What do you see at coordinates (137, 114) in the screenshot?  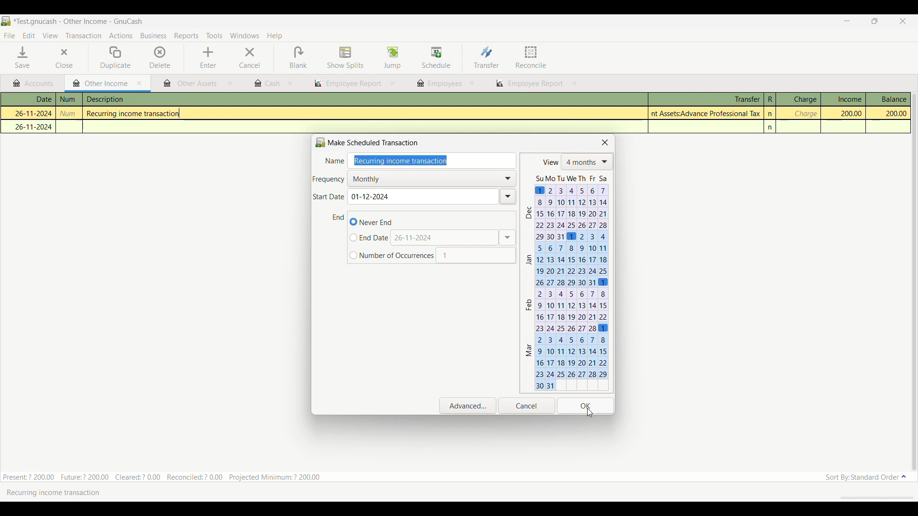 I see `Recurring income transaction` at bounding box center [137, 114].